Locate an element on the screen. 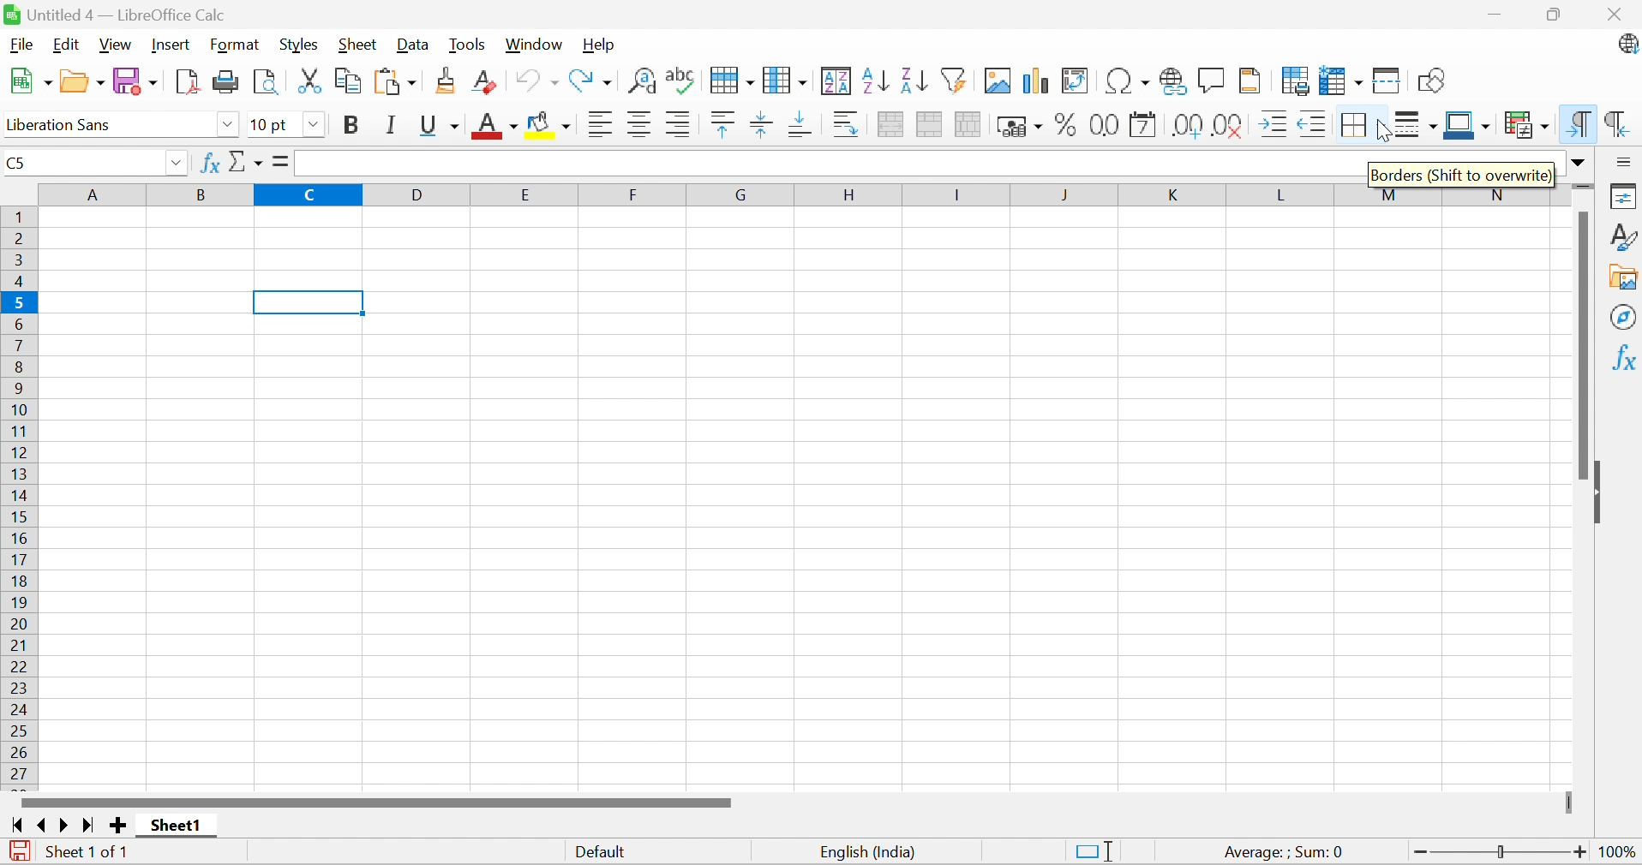  Insert chart is located at coordinates (1037, 81).